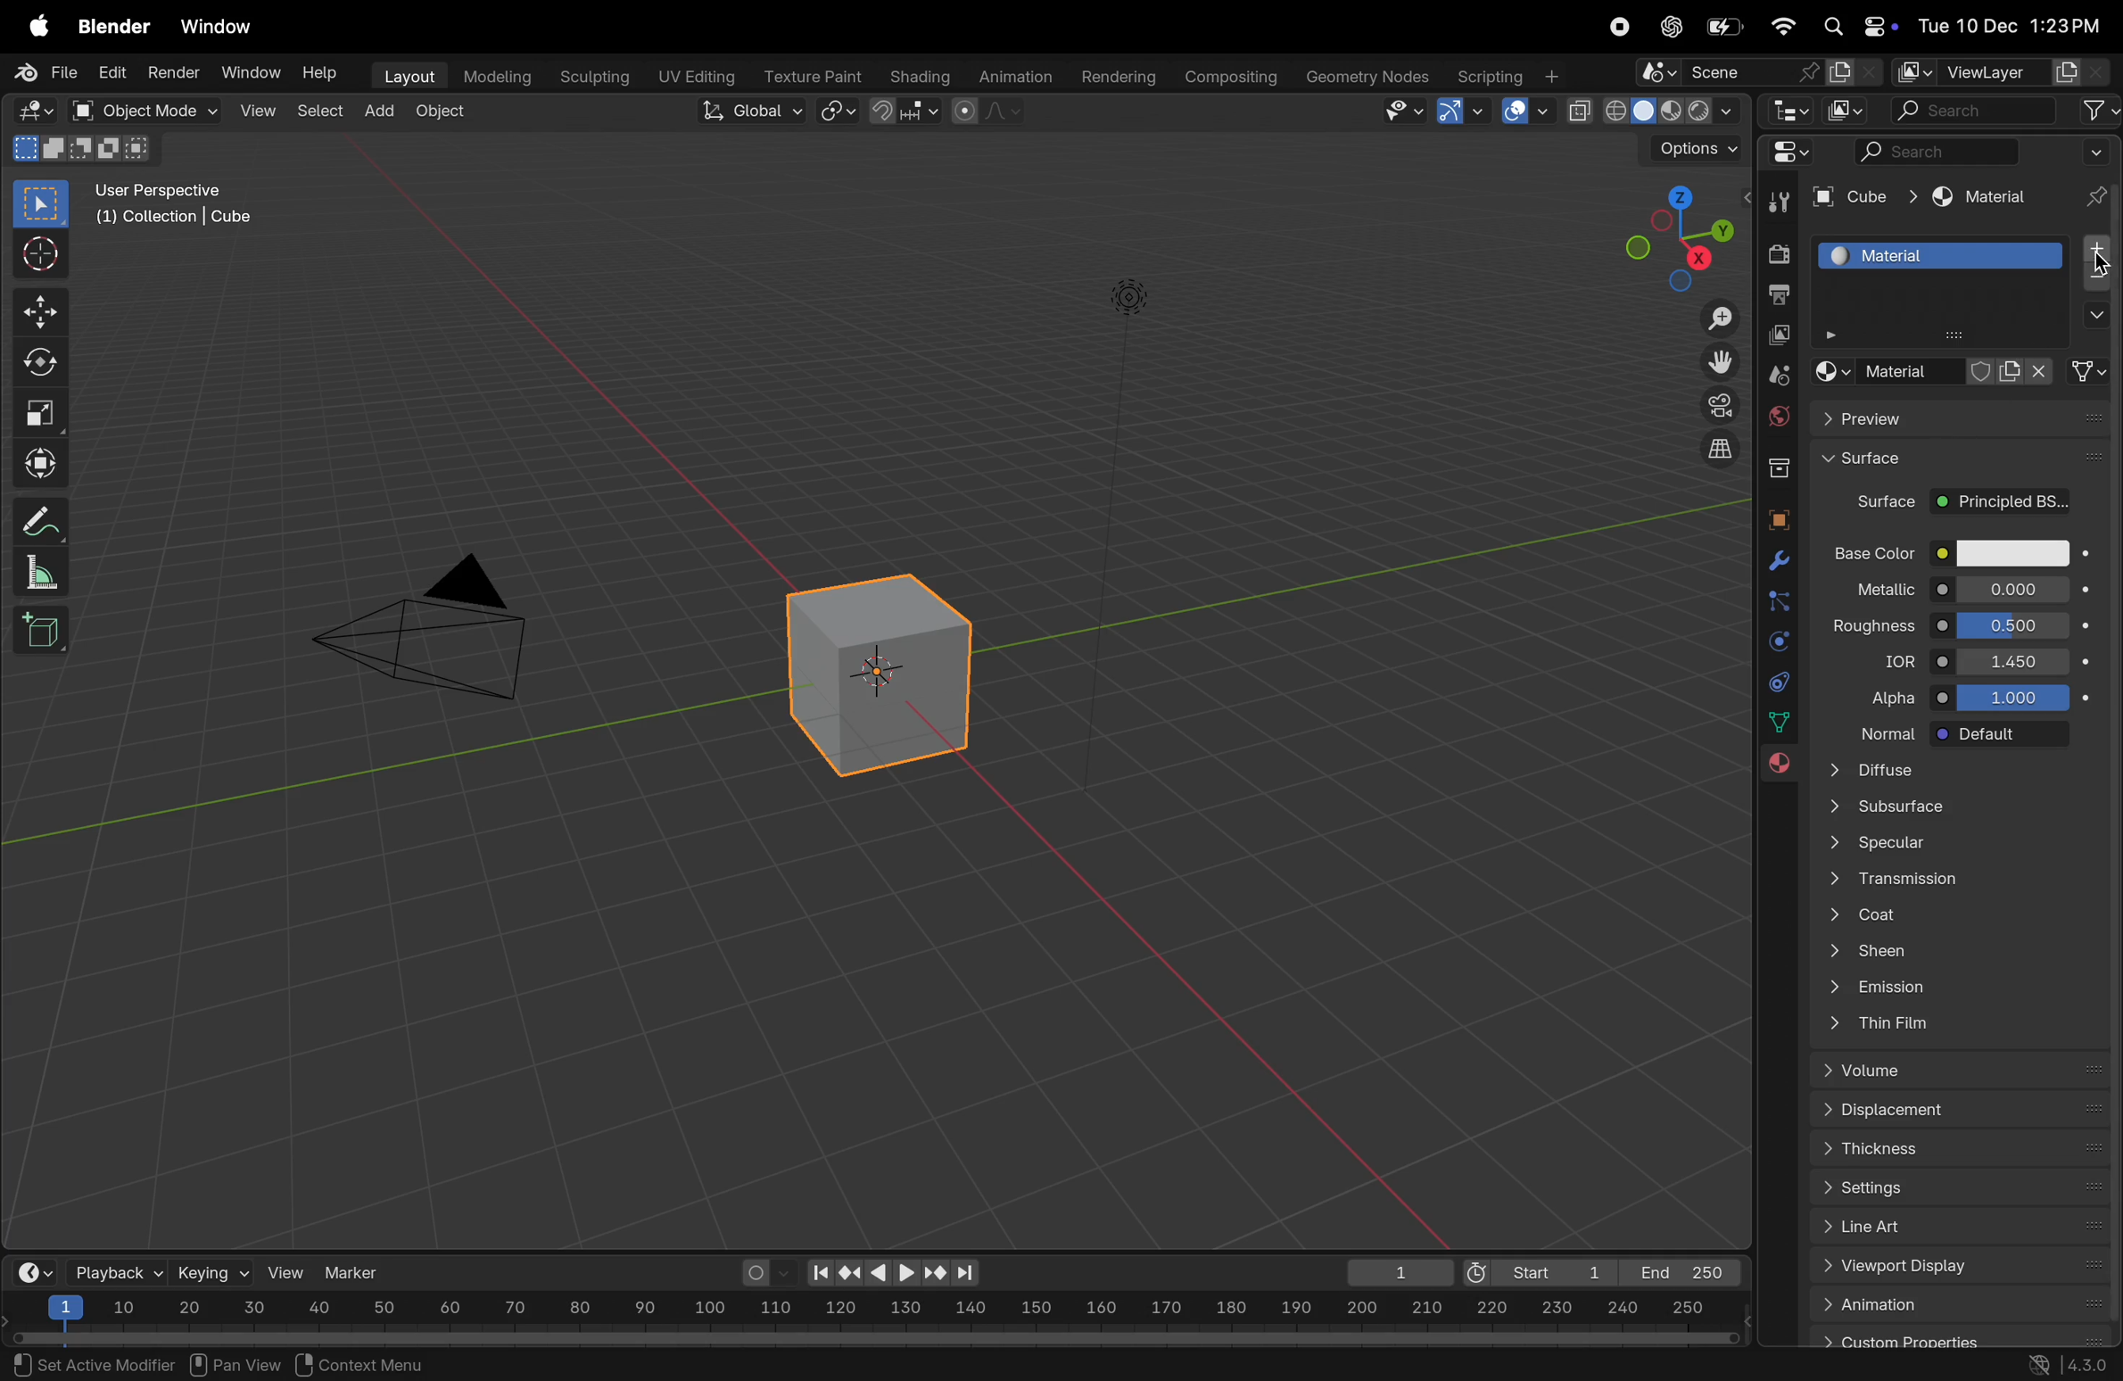 This screenshot has width=2123, height=1381. Describe the element at coordinates (1779, 376) in the screenshot. I see `scene` at that location.